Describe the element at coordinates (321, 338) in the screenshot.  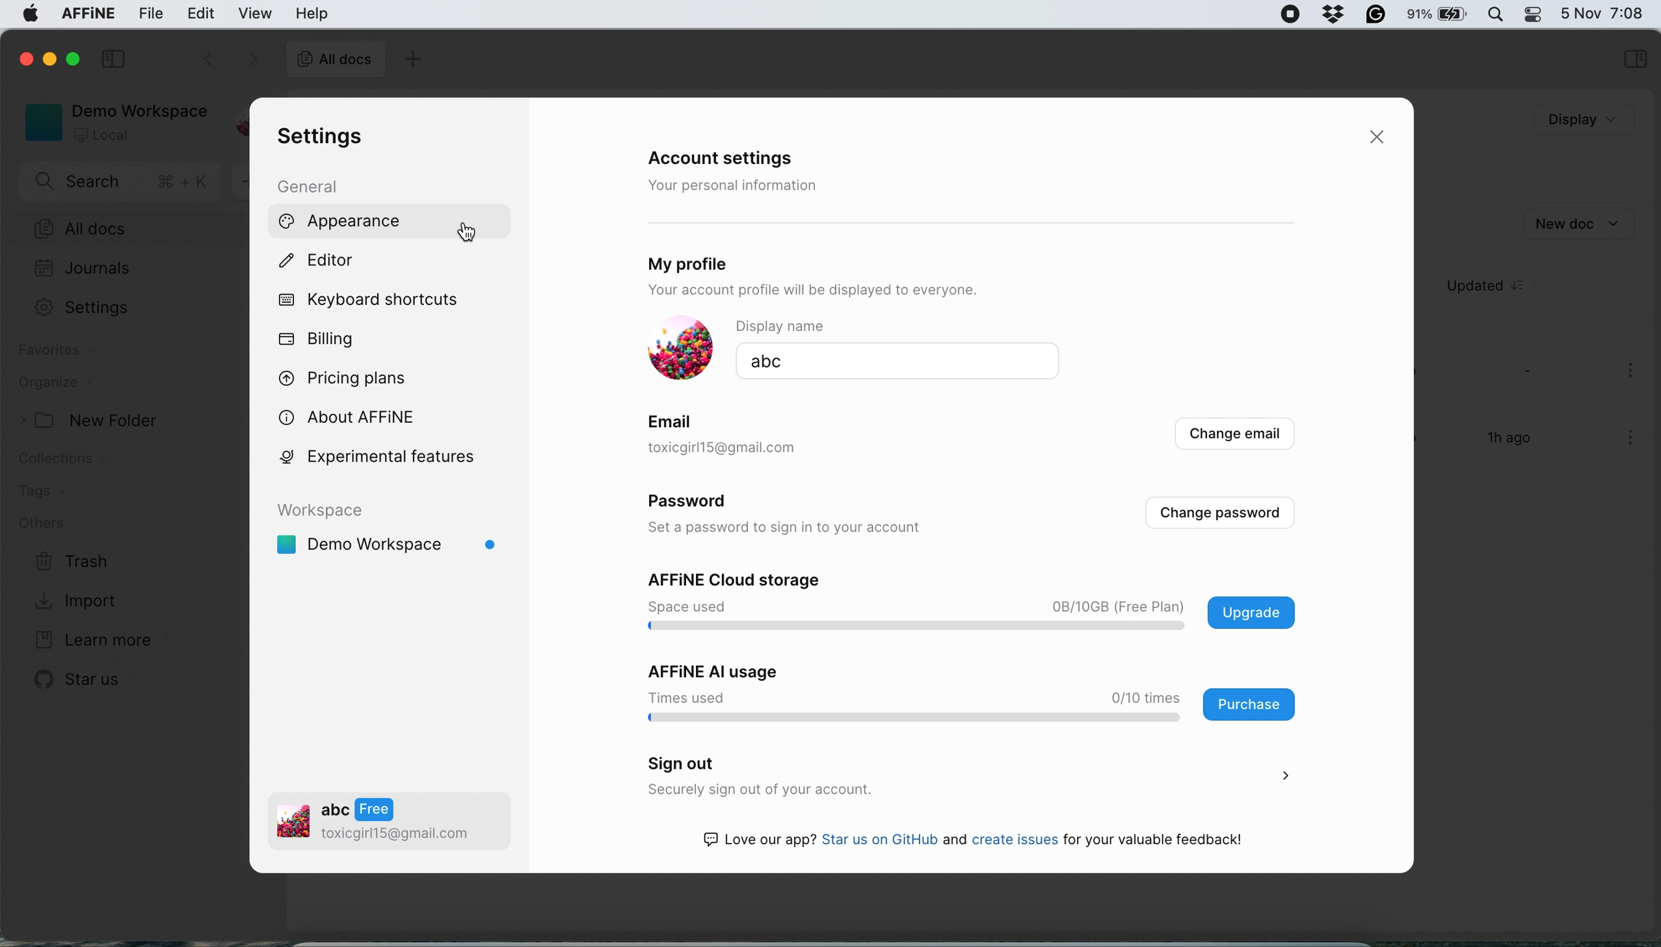
I see `billing` at that location.